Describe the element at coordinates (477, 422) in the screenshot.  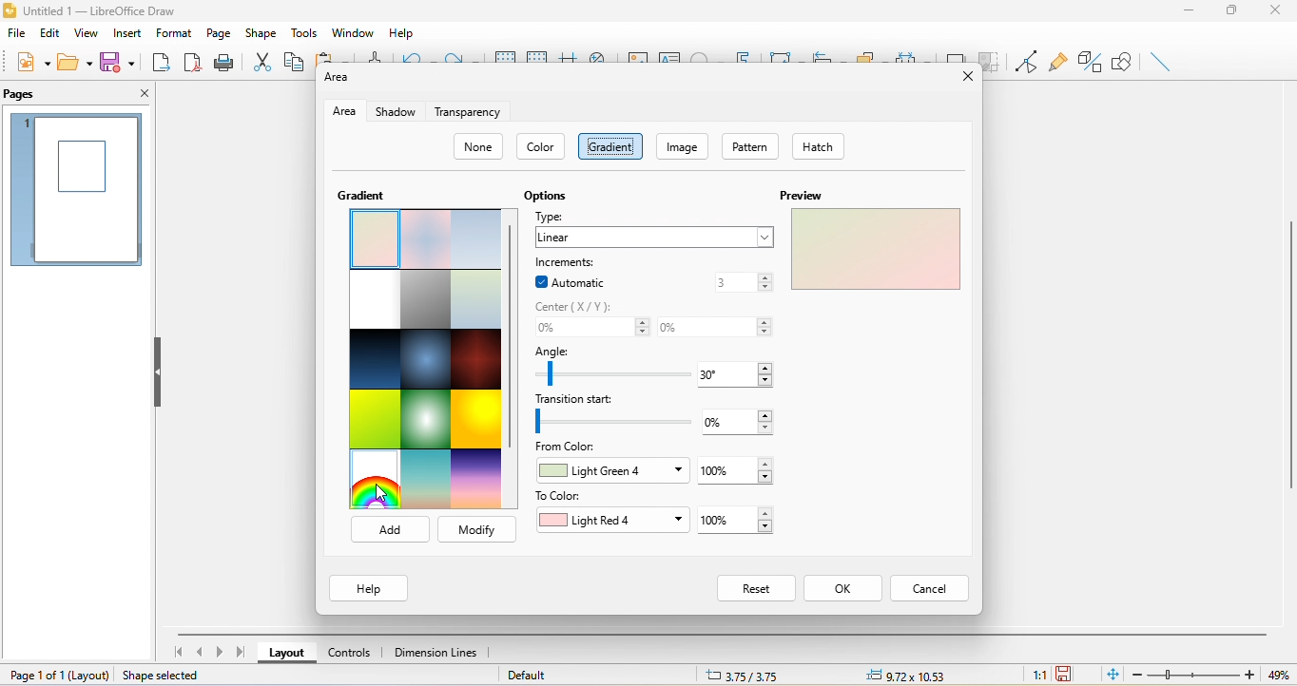
I see `sunshine` at that location.